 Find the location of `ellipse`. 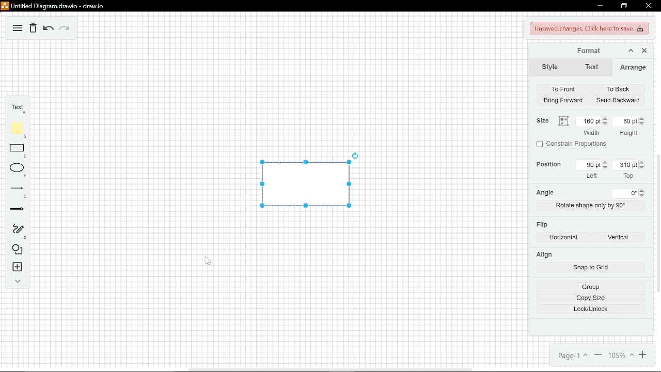

ellipse is located at coordinates (19, 171).